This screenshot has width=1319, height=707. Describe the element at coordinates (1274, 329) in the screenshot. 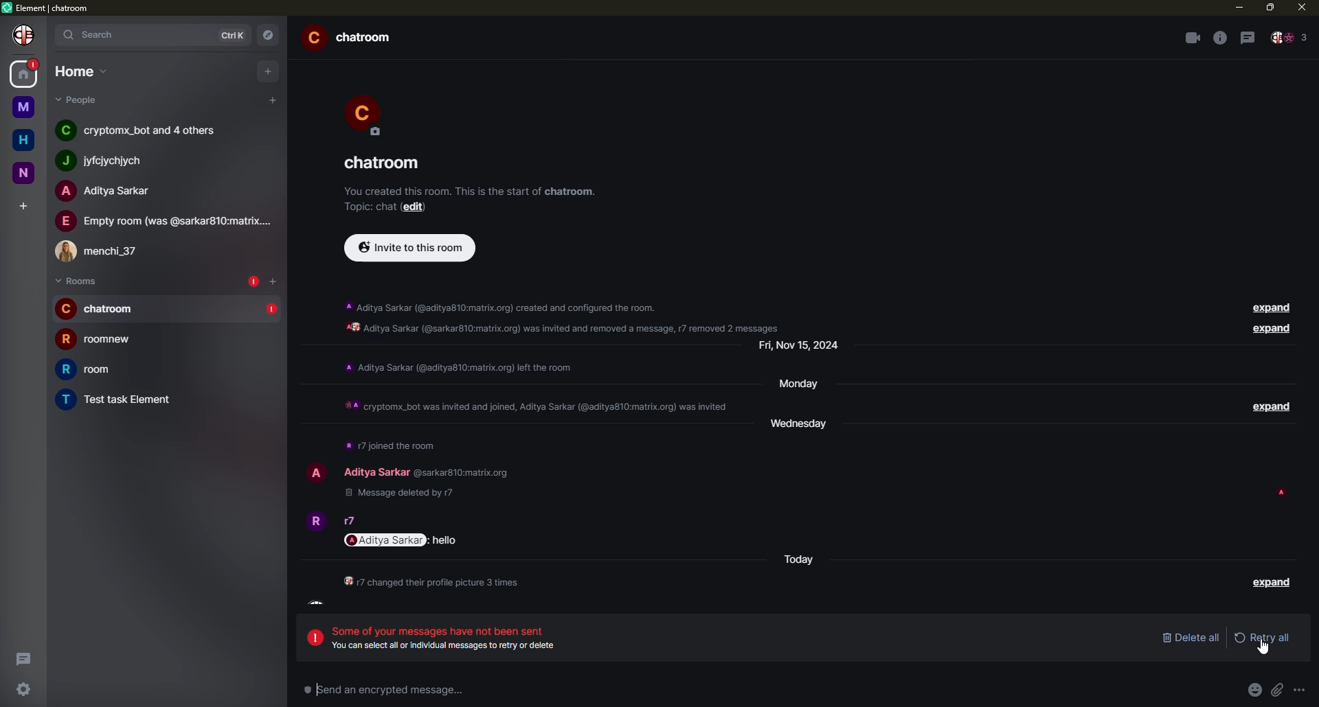

I see `expand` at that location.